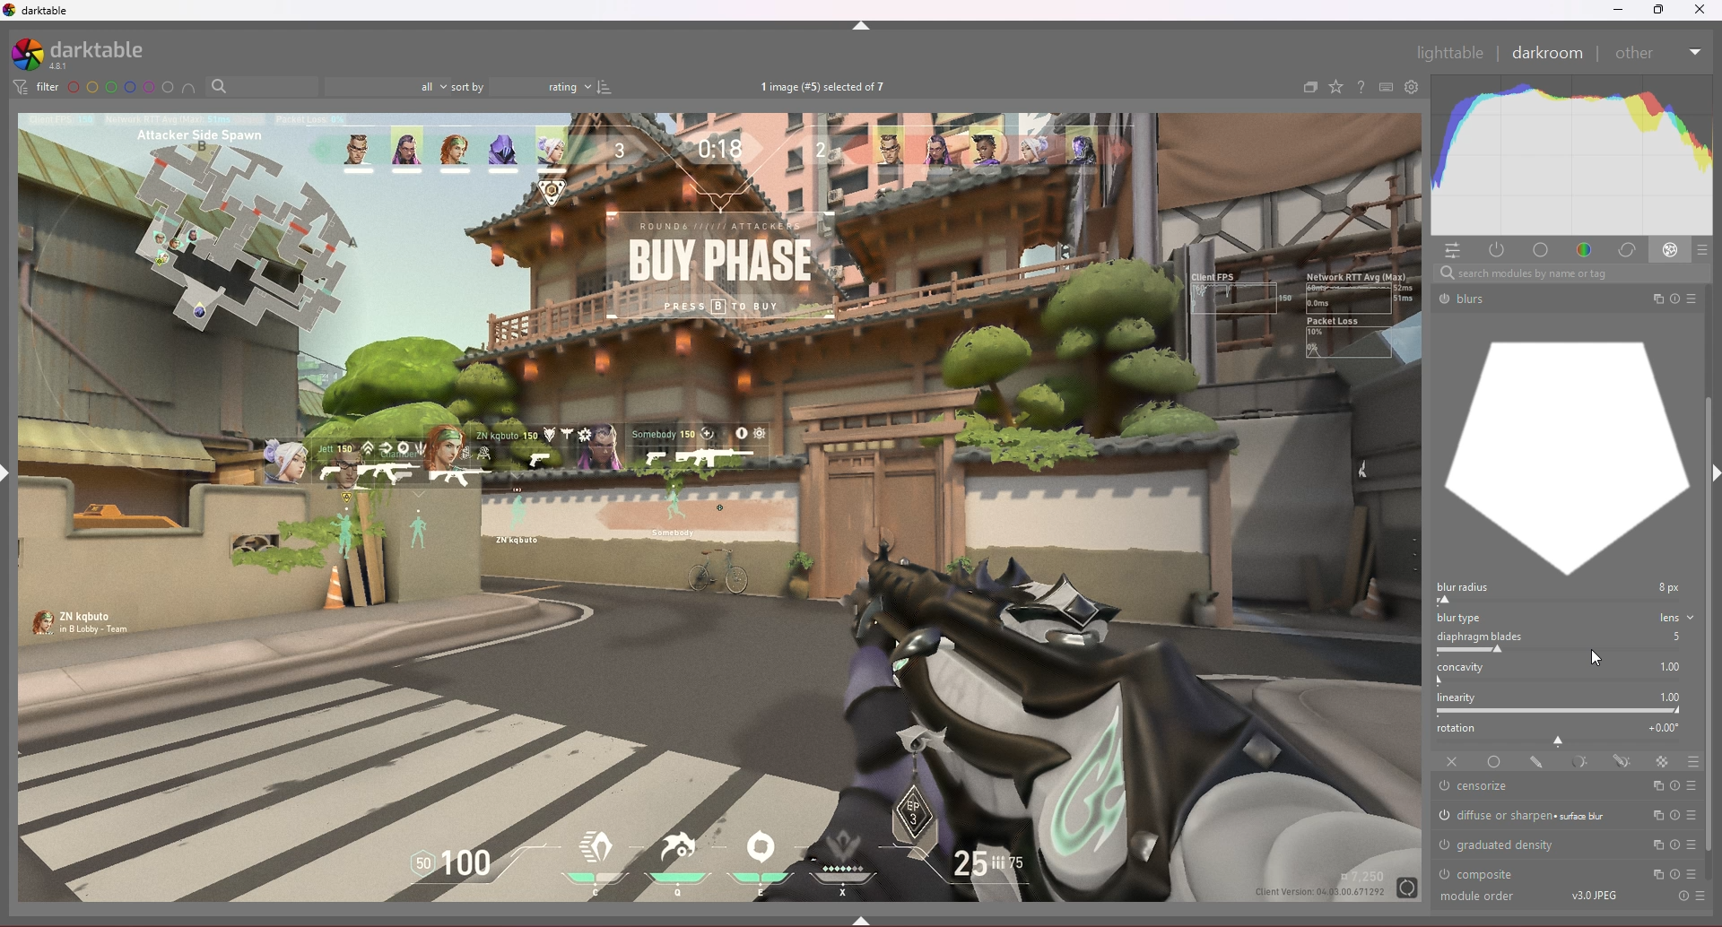 The image size is (1722, 927). Describe the element at coordinates (1701, 897) in the screenshot. I see `` at that location.